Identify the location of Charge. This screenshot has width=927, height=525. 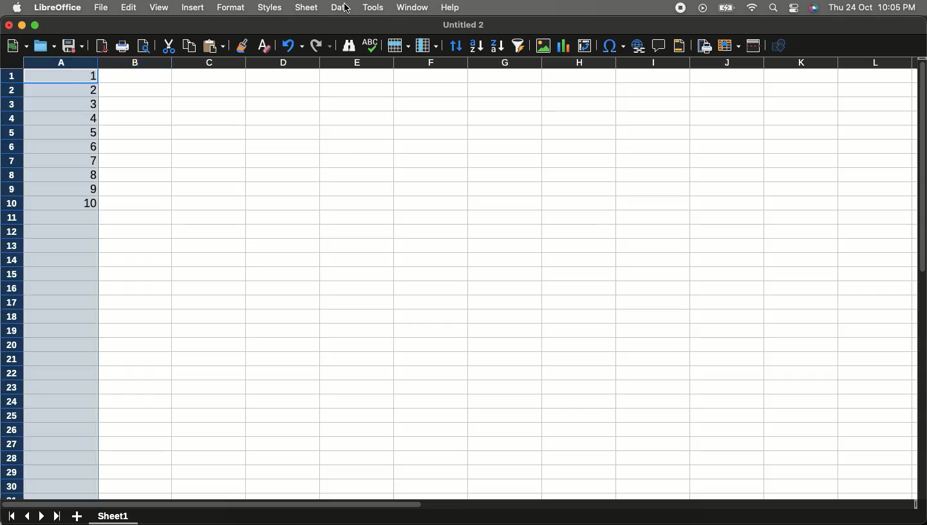
(724, 8).